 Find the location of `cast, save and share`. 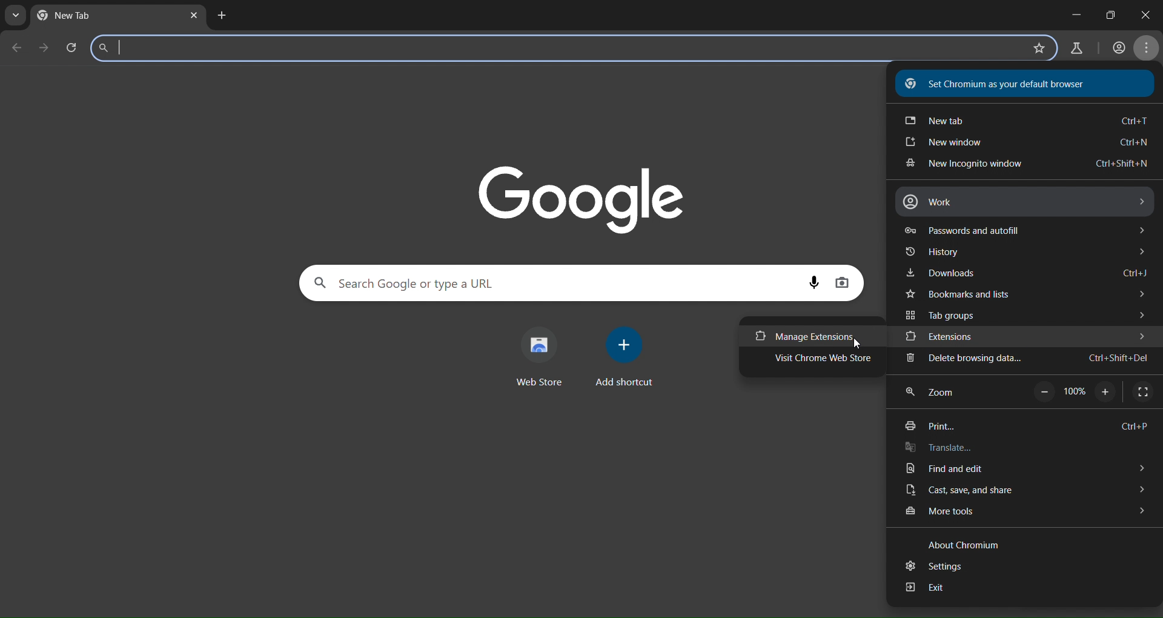

cast, save and share is located at coordinates (1025, 490).